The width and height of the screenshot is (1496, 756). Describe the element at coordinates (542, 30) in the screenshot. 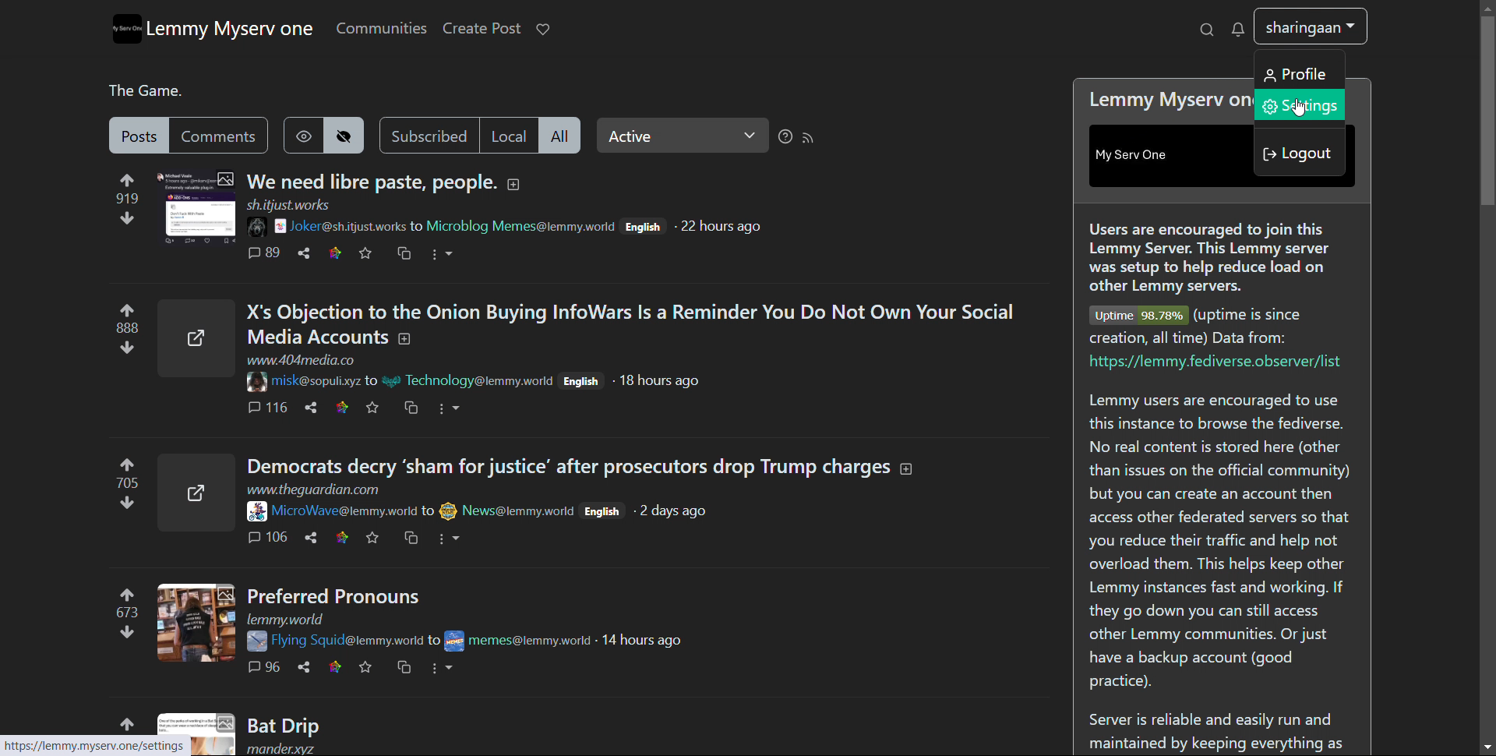

I see `donate to lemmy` at that location.